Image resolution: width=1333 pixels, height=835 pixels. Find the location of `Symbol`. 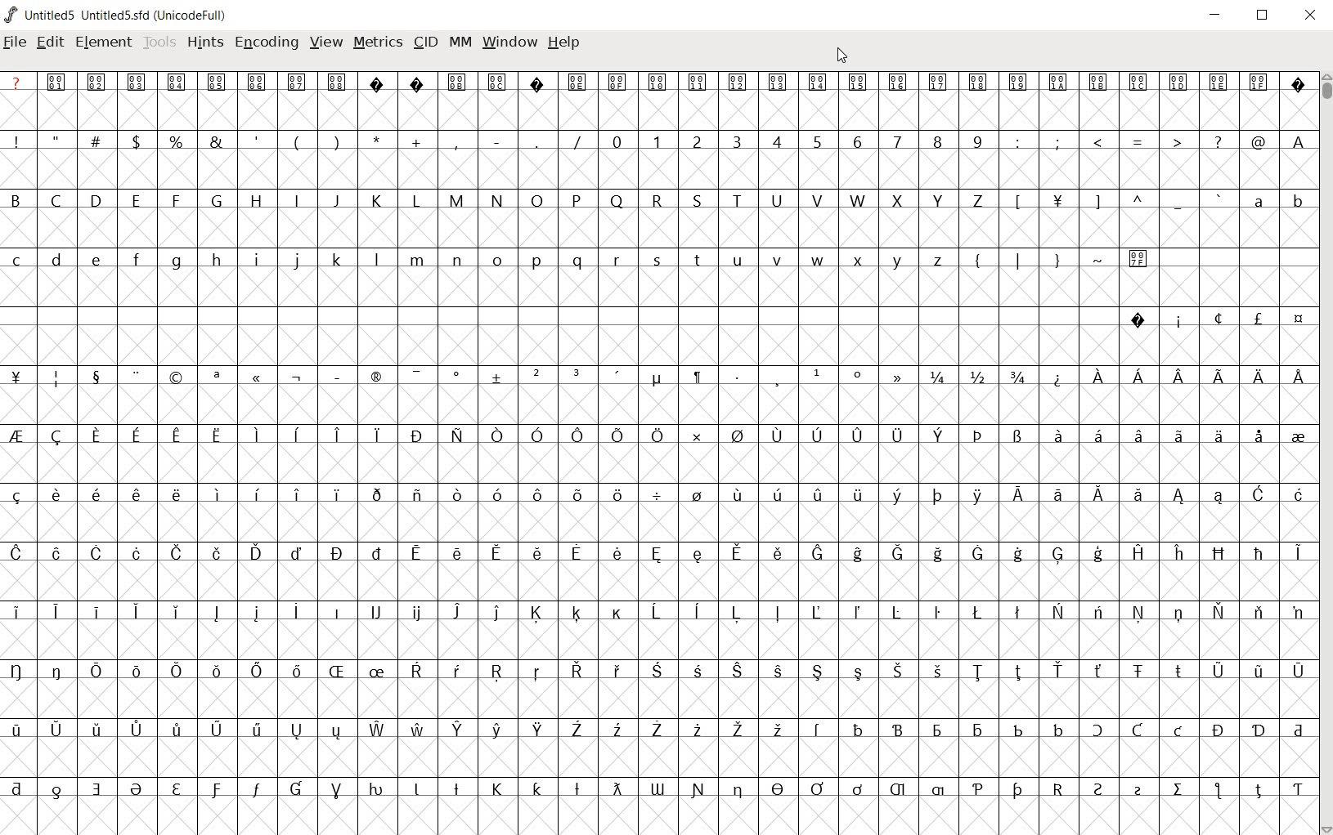

Symbol is located at coordinates (1219, 611).